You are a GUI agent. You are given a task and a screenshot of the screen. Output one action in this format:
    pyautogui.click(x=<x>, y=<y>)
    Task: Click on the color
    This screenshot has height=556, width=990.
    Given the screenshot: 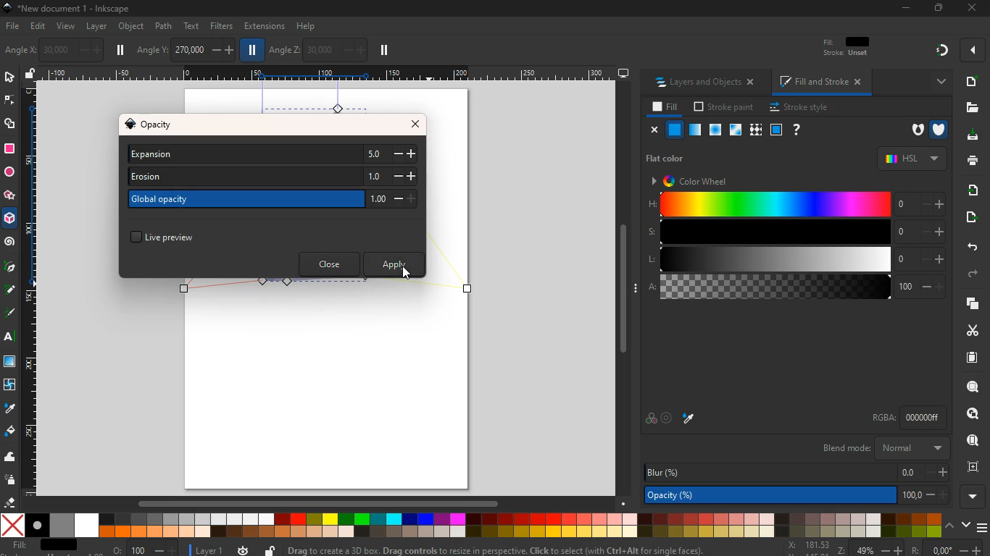 What is the action you would take?
    pyautogui.click(x=470, y=526)
    